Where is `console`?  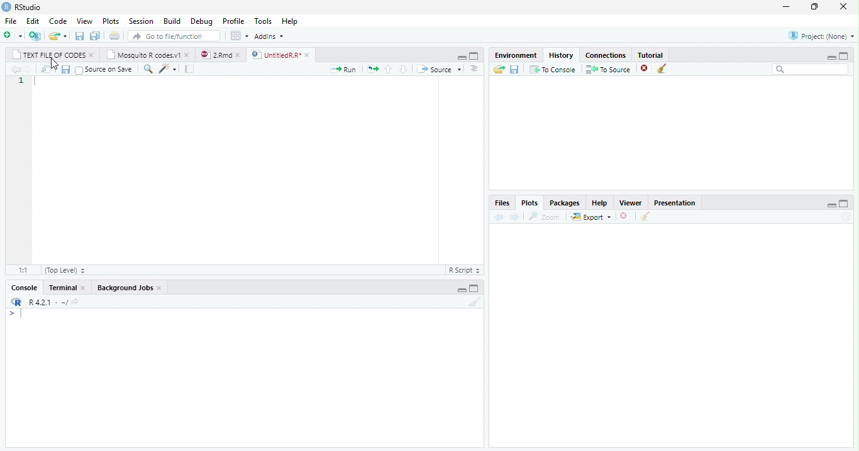
console is located at coordinates (24, 288).